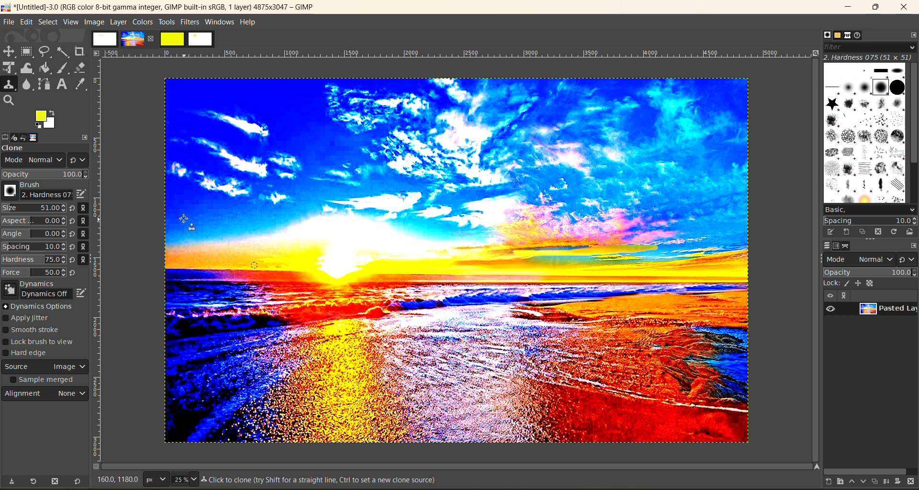  Describe the element at coordinates (82, 84) in the screenshot. I see `color picker tool` at that location.